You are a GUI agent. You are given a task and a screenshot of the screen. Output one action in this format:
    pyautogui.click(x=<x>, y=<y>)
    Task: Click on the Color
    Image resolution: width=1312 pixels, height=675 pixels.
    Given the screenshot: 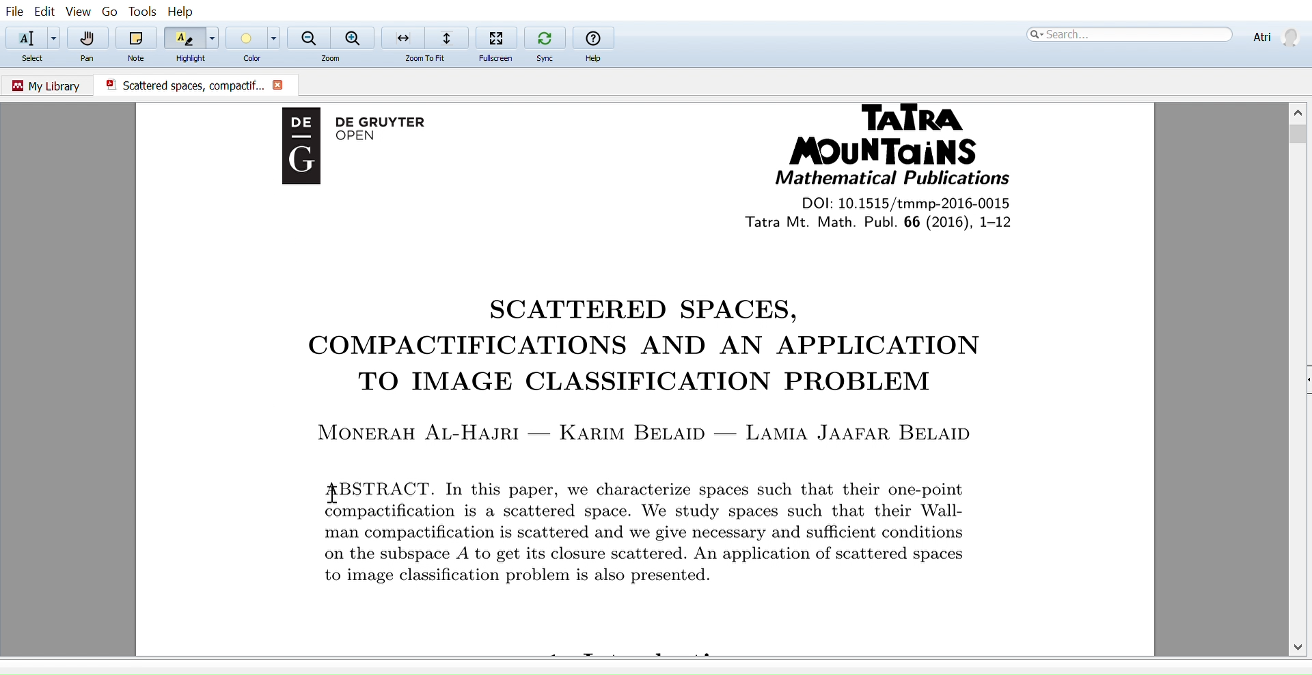 What is the action you would take?
    pyautogui.click(x=245, y=38)
    